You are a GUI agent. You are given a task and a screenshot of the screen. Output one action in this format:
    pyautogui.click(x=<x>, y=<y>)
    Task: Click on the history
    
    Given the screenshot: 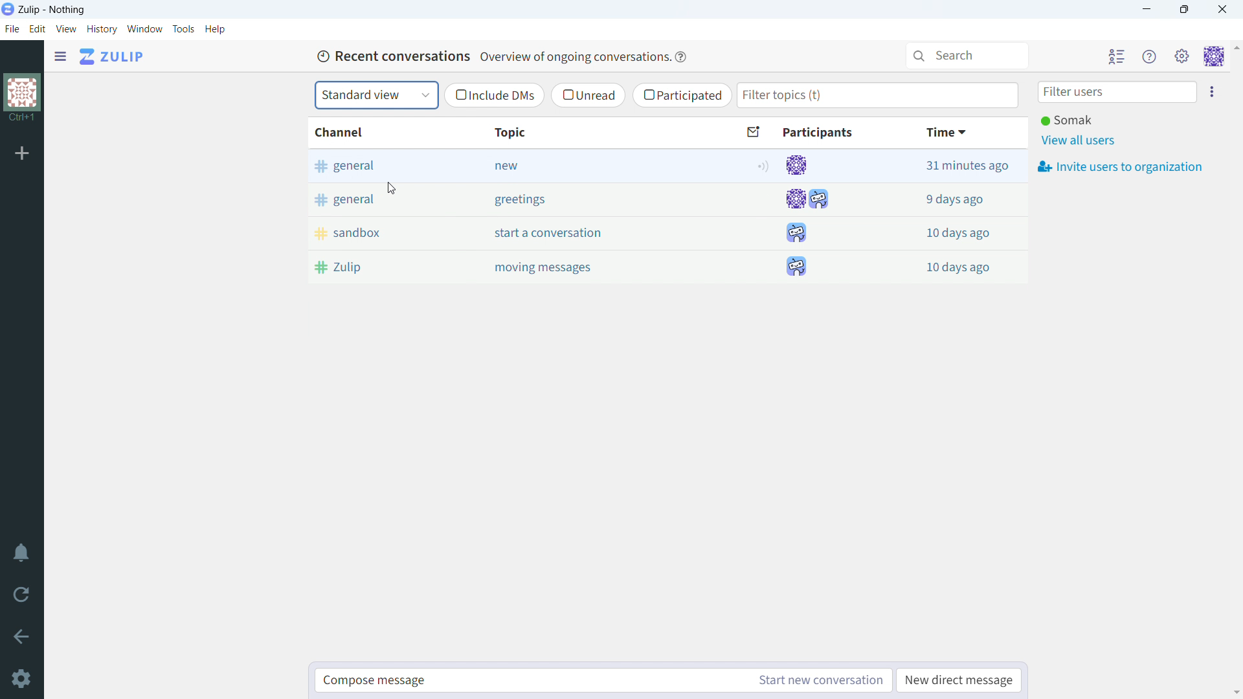 What is the action you would take?
    pyautogui.click(x=102, y=29)
    